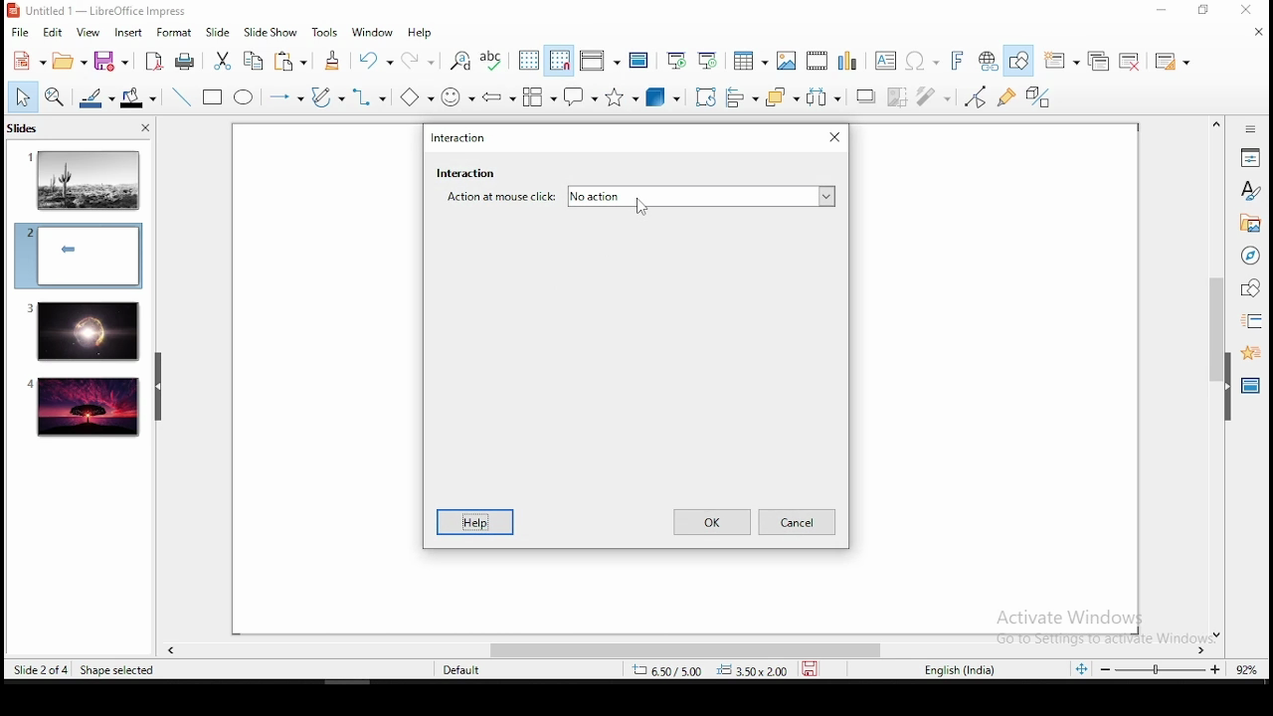 The height and width of the screenshot is (716, 1273). I want to click on text box, so click(885, 61).